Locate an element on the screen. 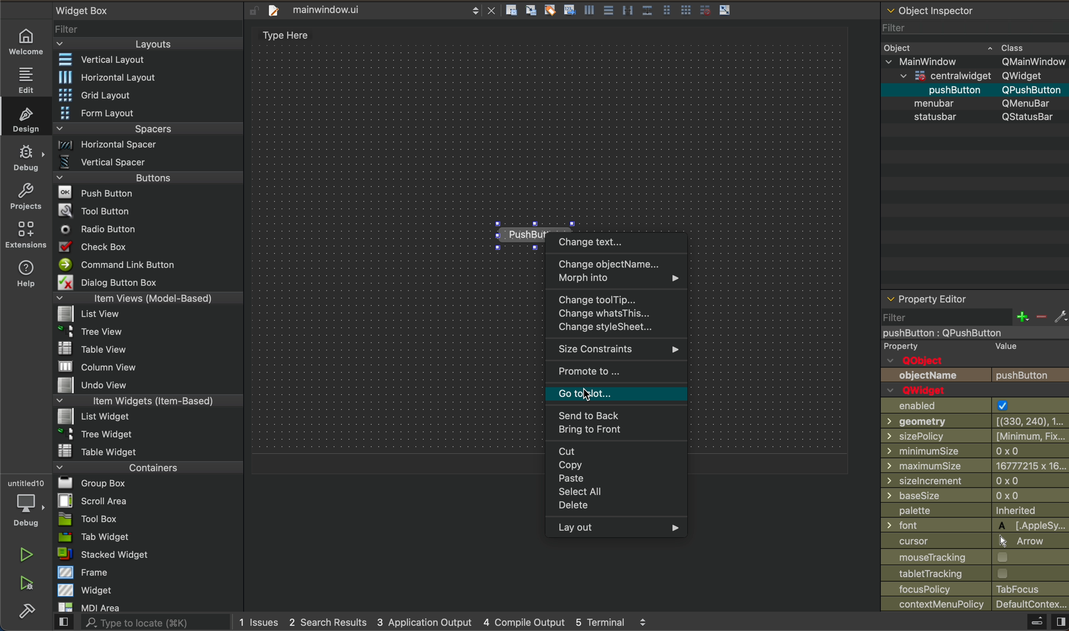 The height and width of the screenshot is (631, 1069). palette is located at coordinates (974, 510).